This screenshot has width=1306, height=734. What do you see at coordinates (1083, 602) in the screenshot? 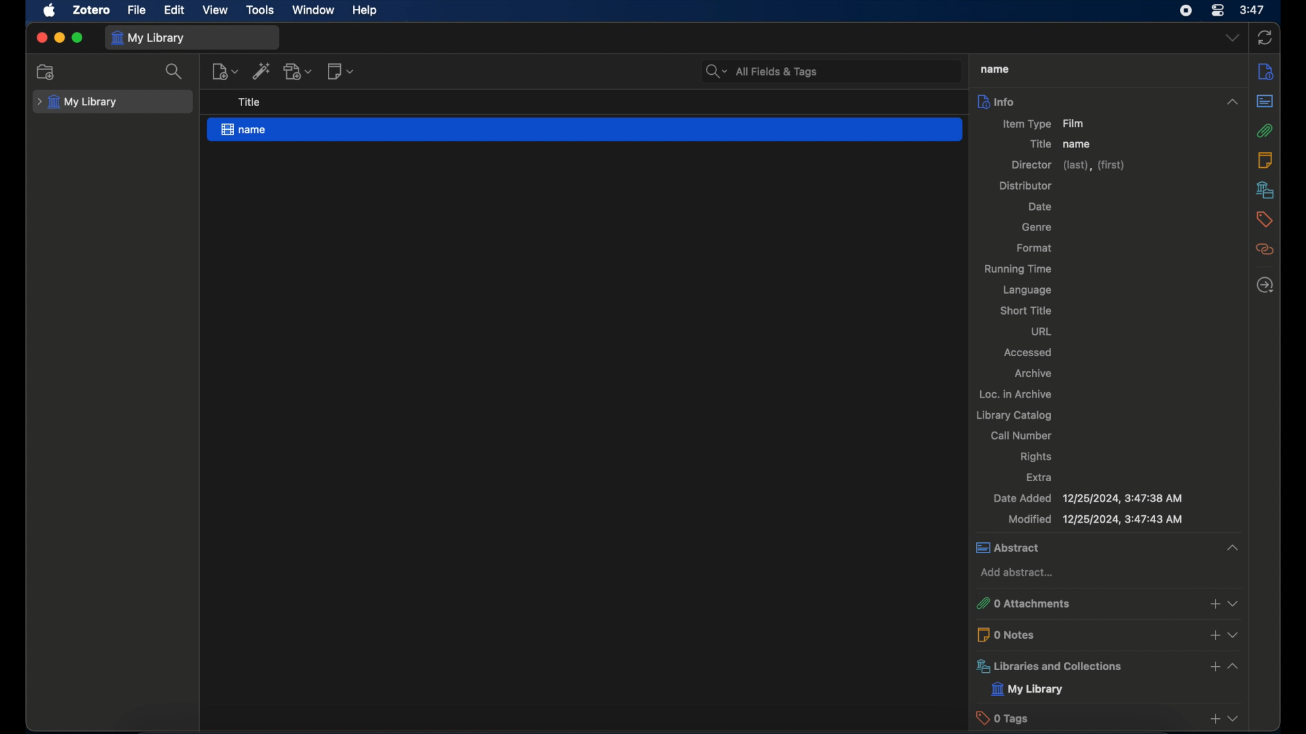
I see `0 attachments` at bounding box center [1083, 602].